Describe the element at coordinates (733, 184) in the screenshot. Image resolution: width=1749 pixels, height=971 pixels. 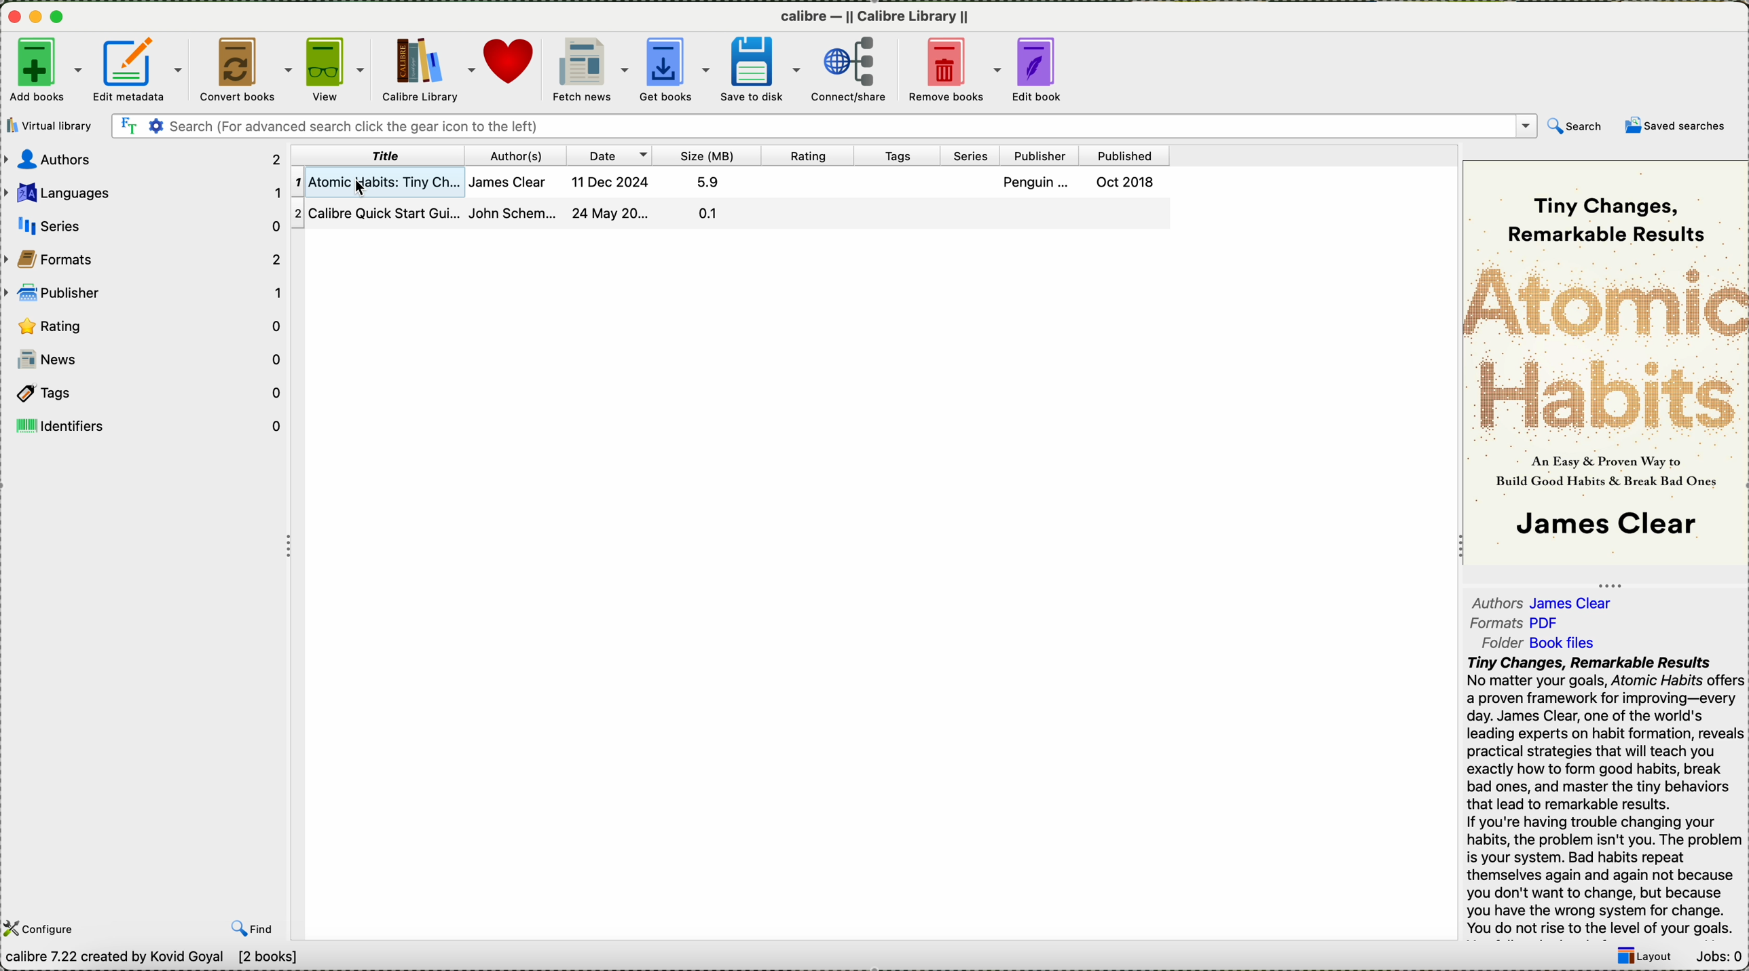
I see `1 atomic Nabits: Tiny Ch... James Clear 11 Dec 2024 5.9 Penguin ... Oct 2018` at that location.